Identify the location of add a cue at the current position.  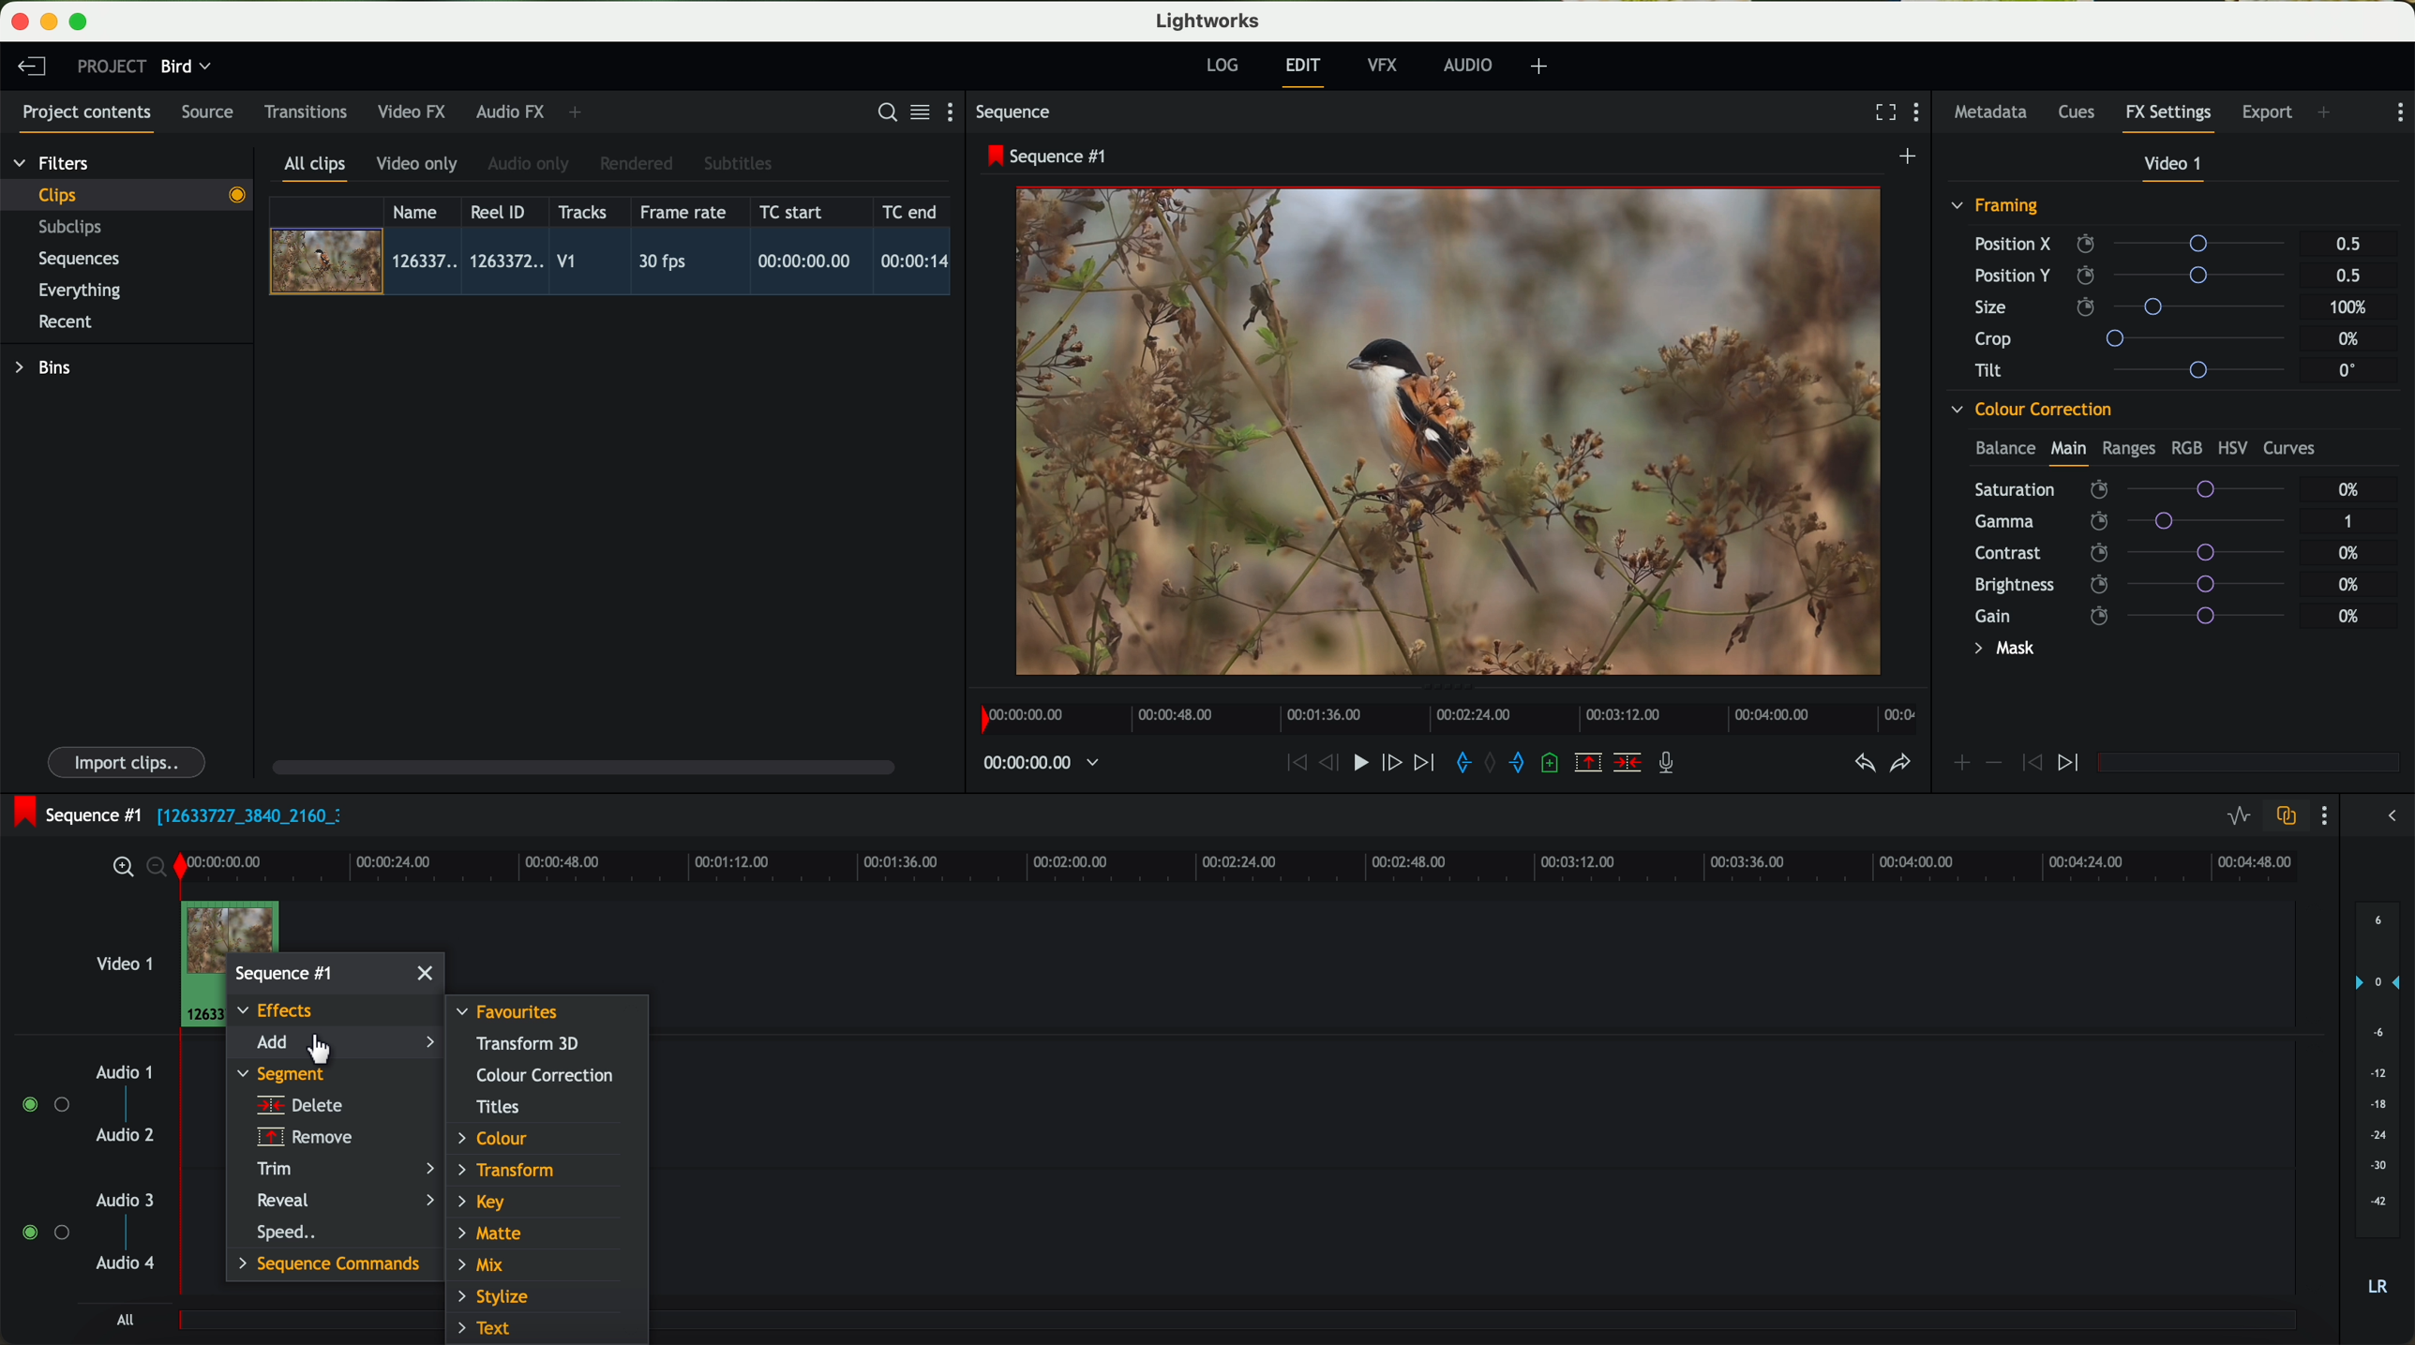
(1552, 764).